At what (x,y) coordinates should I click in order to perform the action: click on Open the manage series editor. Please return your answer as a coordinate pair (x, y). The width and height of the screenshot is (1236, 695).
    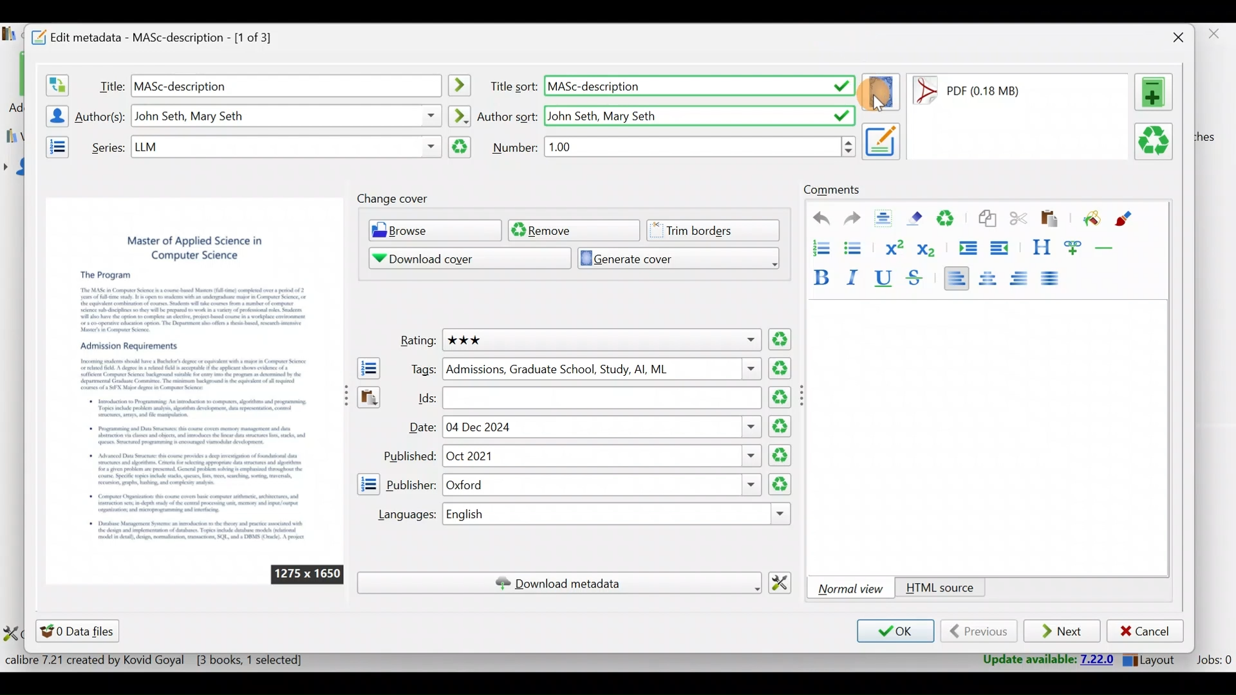
    Looking at the image, I should click on (53, 145).